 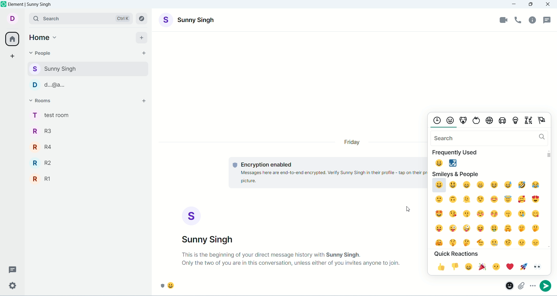 What do you see at coordinates (41, 53) in the screenshot?
I see `people` at bounding box center [41, 53].